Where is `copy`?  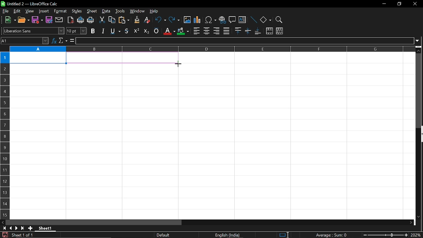 copy is located at coordinates (112, 20).